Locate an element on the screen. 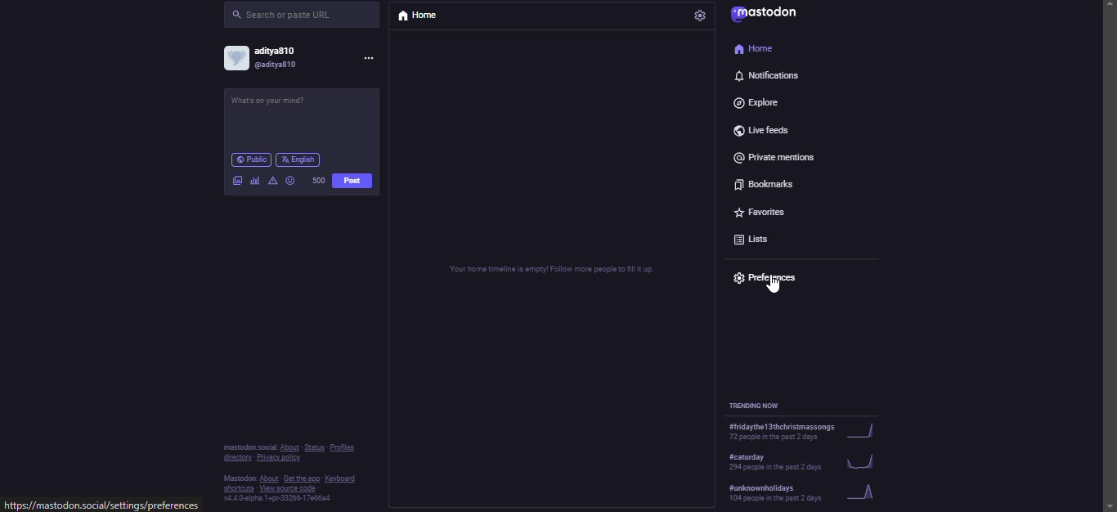  search is located at coordinates (288, 15).